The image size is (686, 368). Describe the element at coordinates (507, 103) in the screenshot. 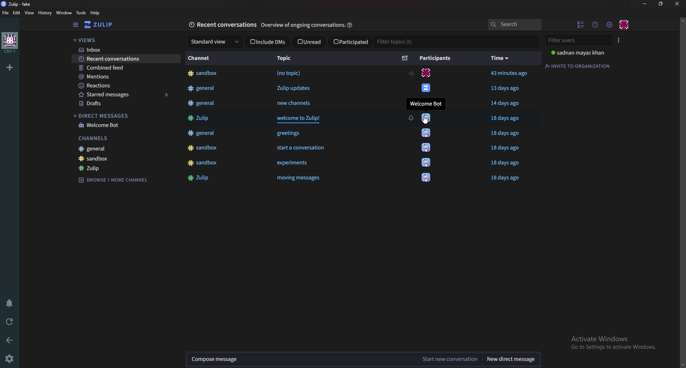

I see `14 days ago` at that location.